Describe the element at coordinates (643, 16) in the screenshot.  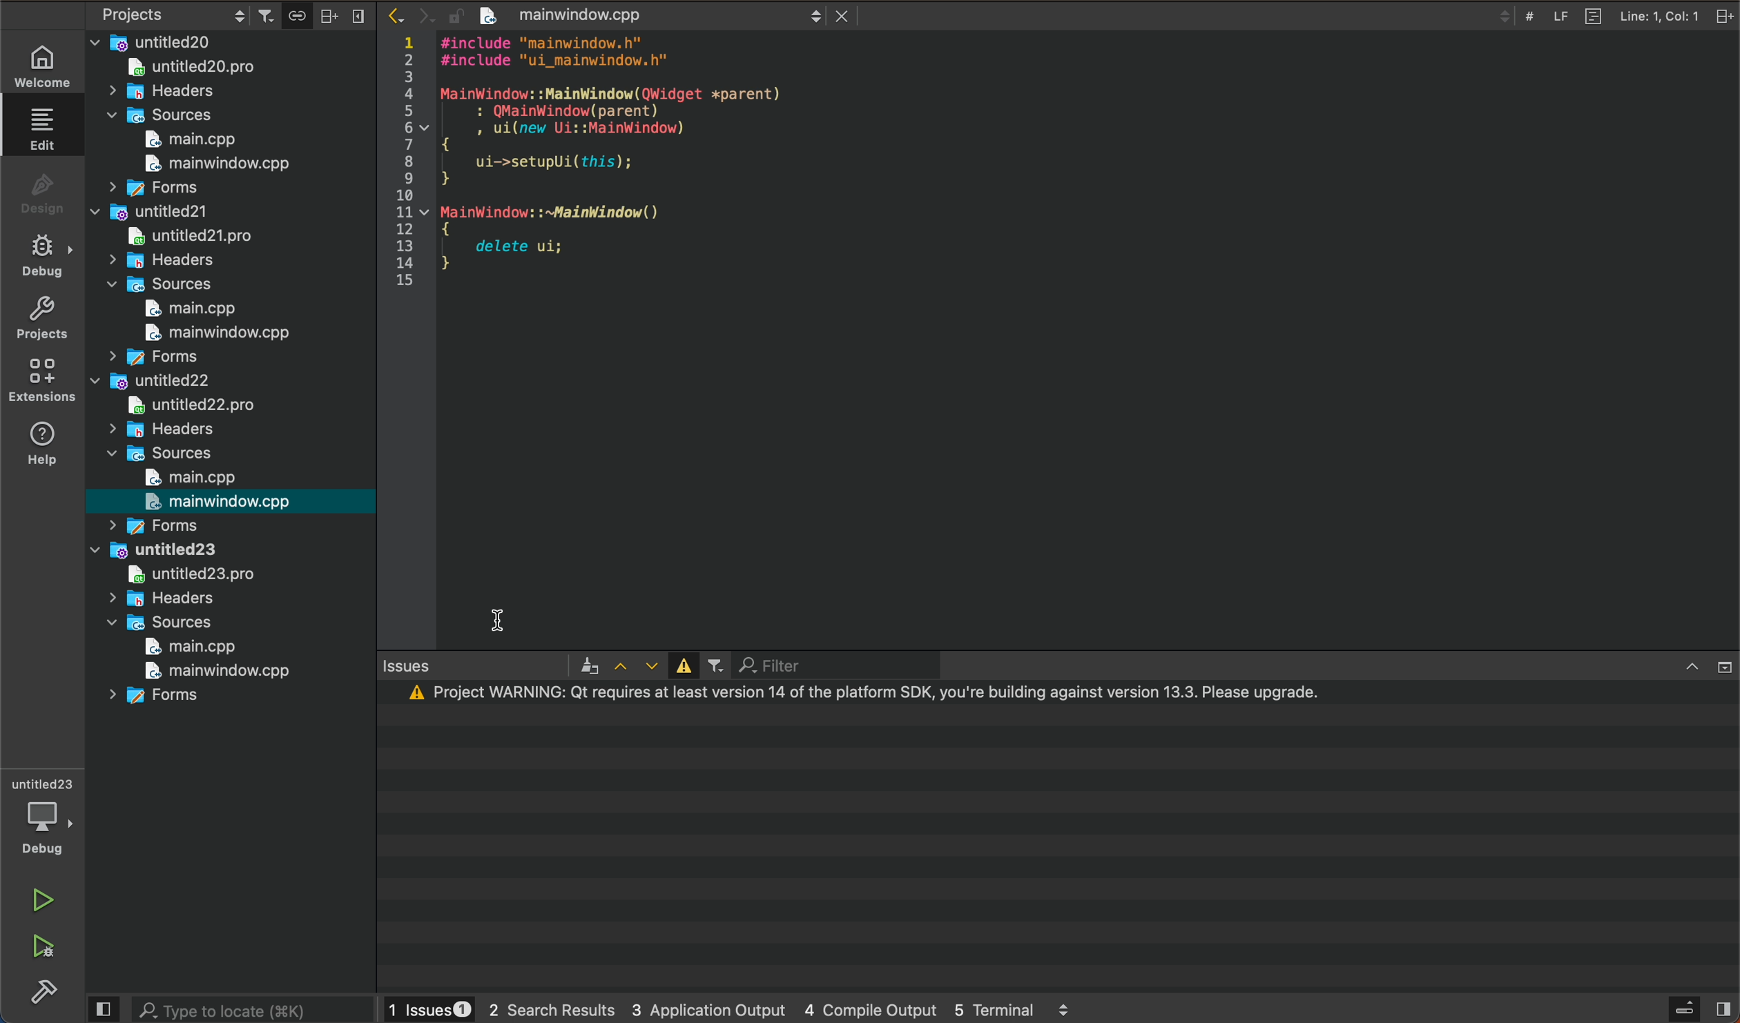
I see `file tab` at that location.